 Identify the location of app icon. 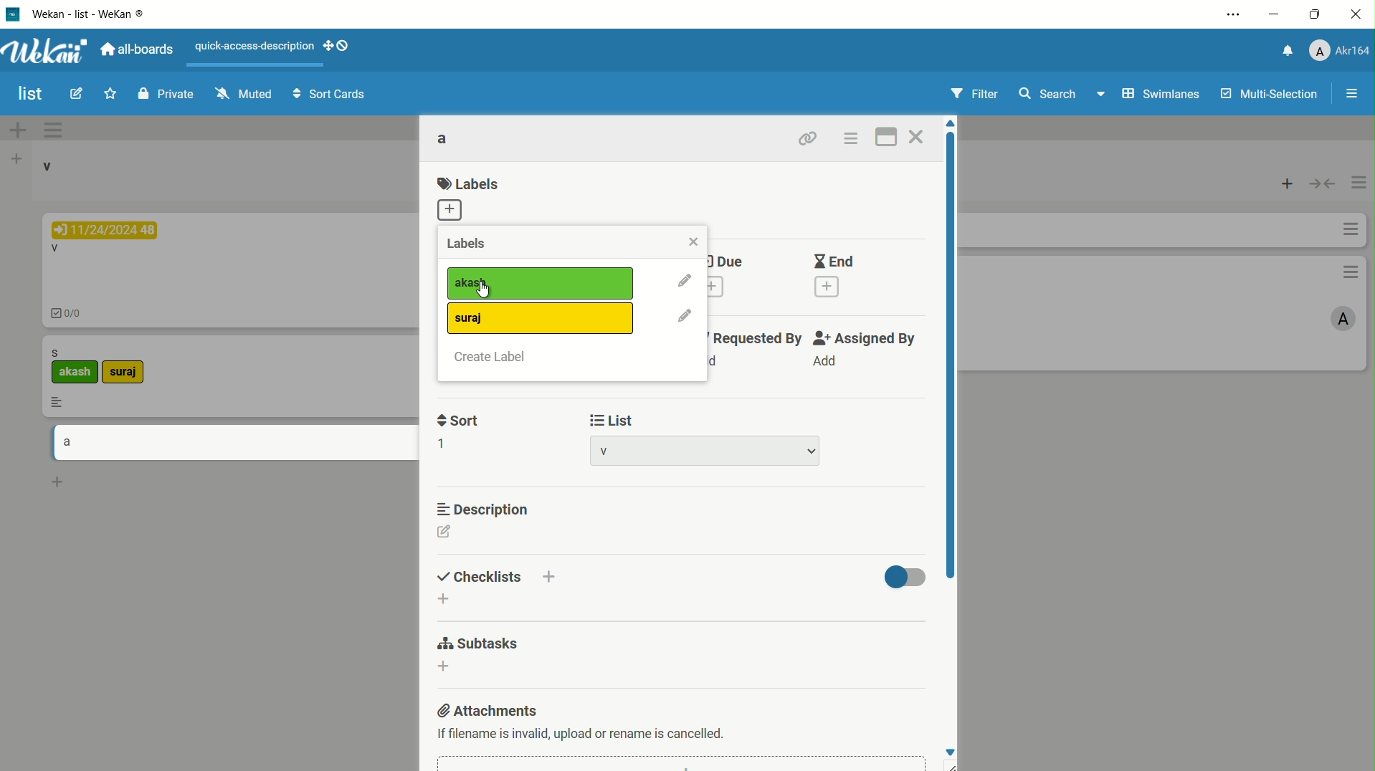
(14, 14).